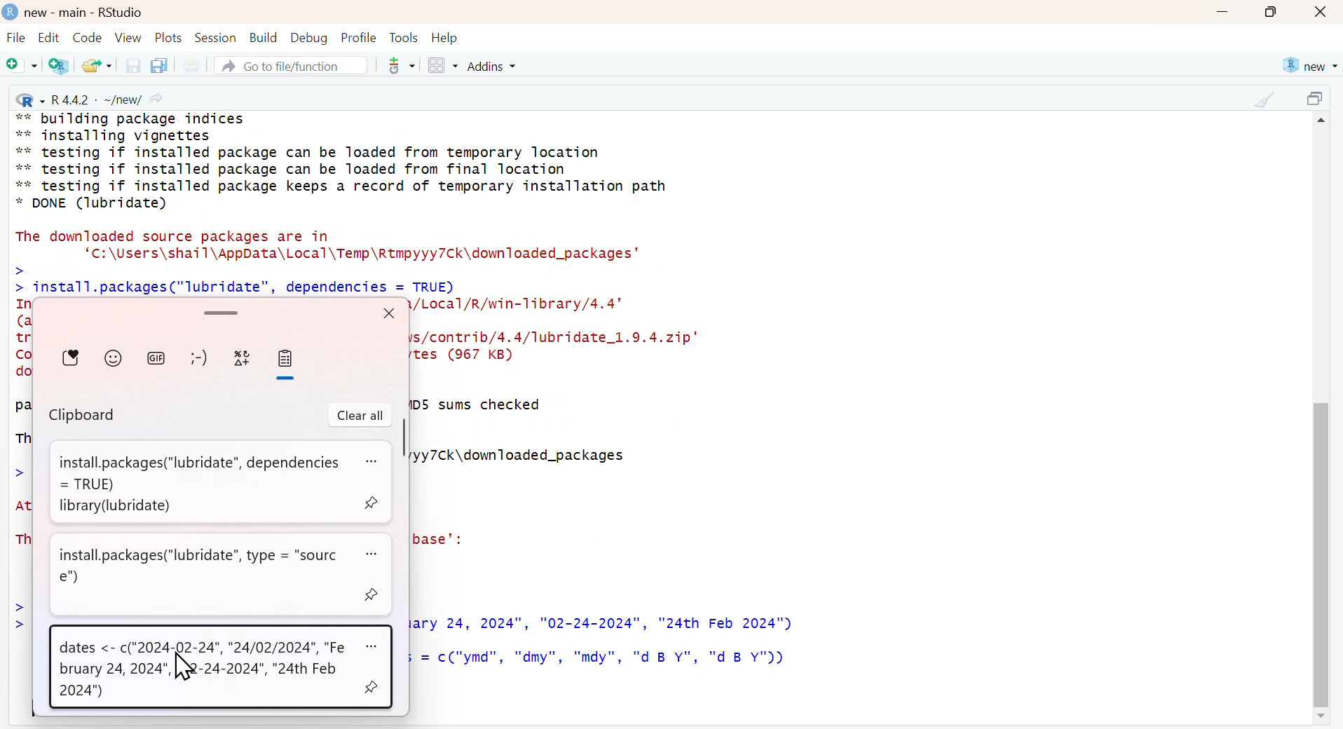  Describe the element at coordinates (334, 261) in the screenshot. I see `The downloaded source packages are in
‘c:\Users\shail\AppData\Local\Temp\Rtmpyyy7Ck\downloaded_packages’

>

> install.packages("lubridate"”, dependencies = TRUE)` at that location.